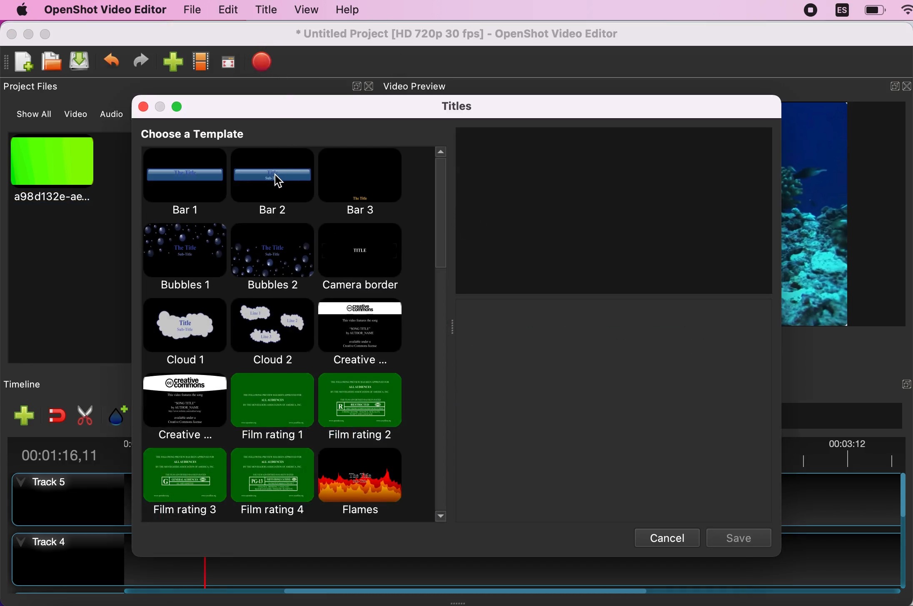  What do you see at coordinates (52, 62) in the screenshot?
I see `open file` at bounding box center [52, 62].